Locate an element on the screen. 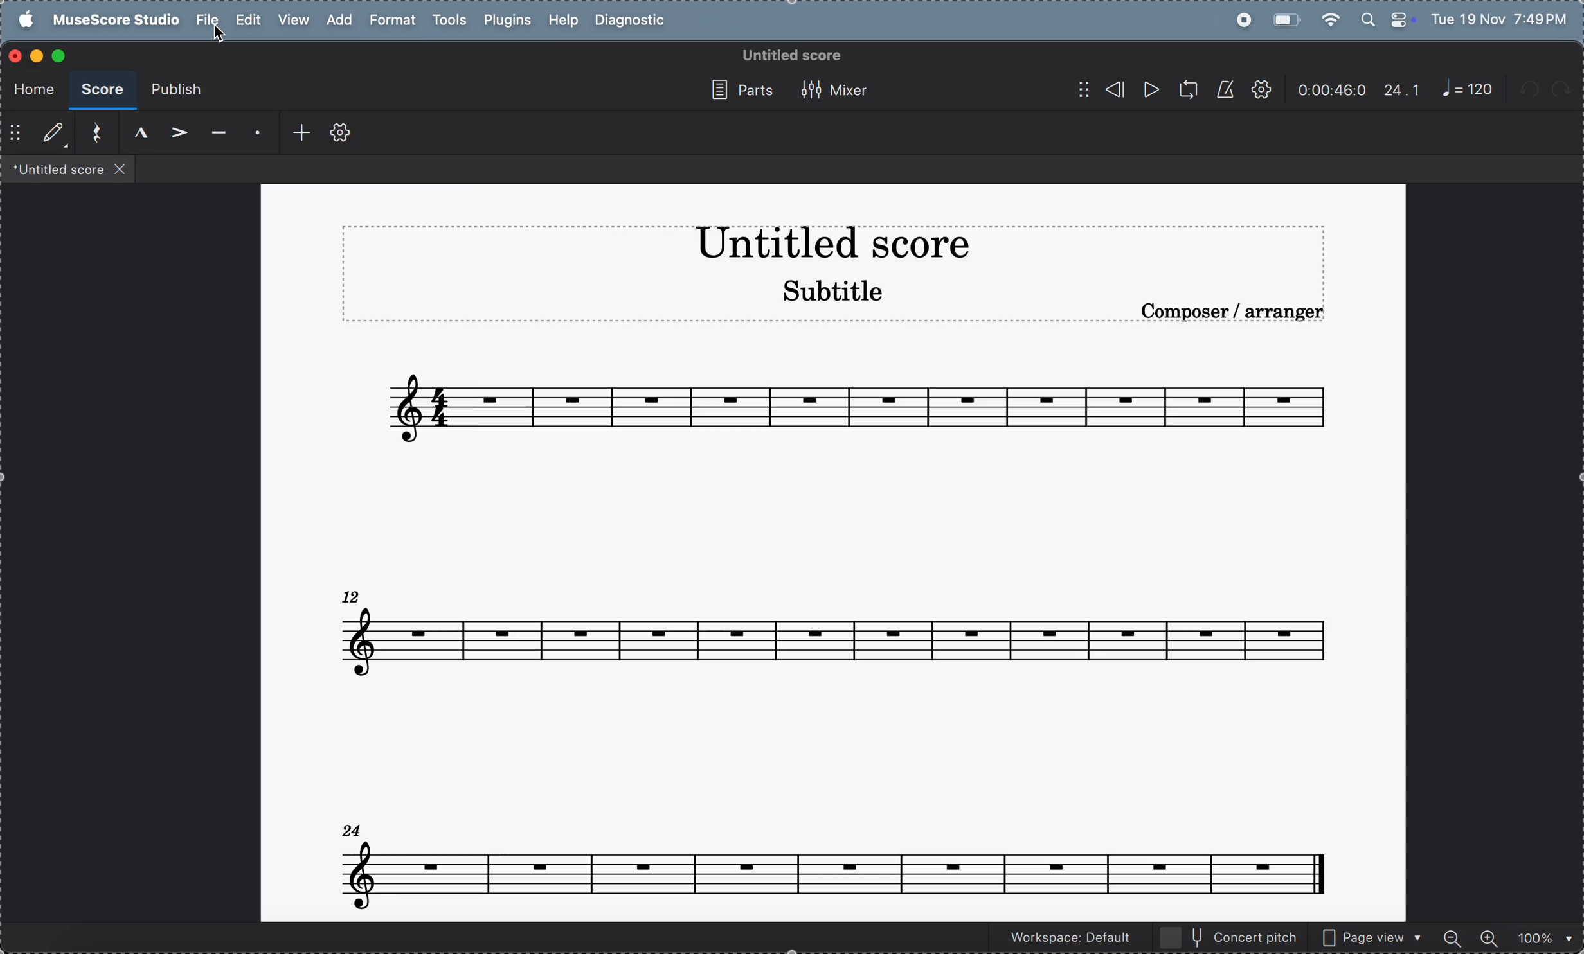 This screenshot has width=1584, height=954. reset is located at coordinates (93, 134).